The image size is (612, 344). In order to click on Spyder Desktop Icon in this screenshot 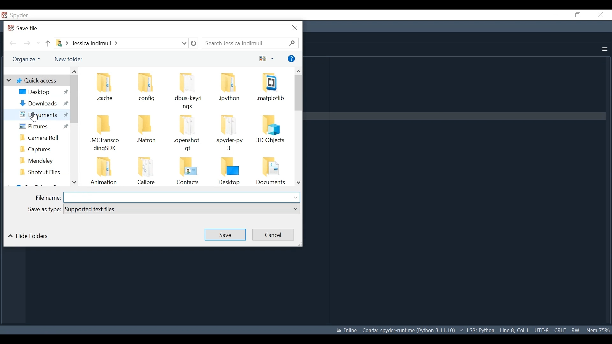, I will do `click(4, 15)`.